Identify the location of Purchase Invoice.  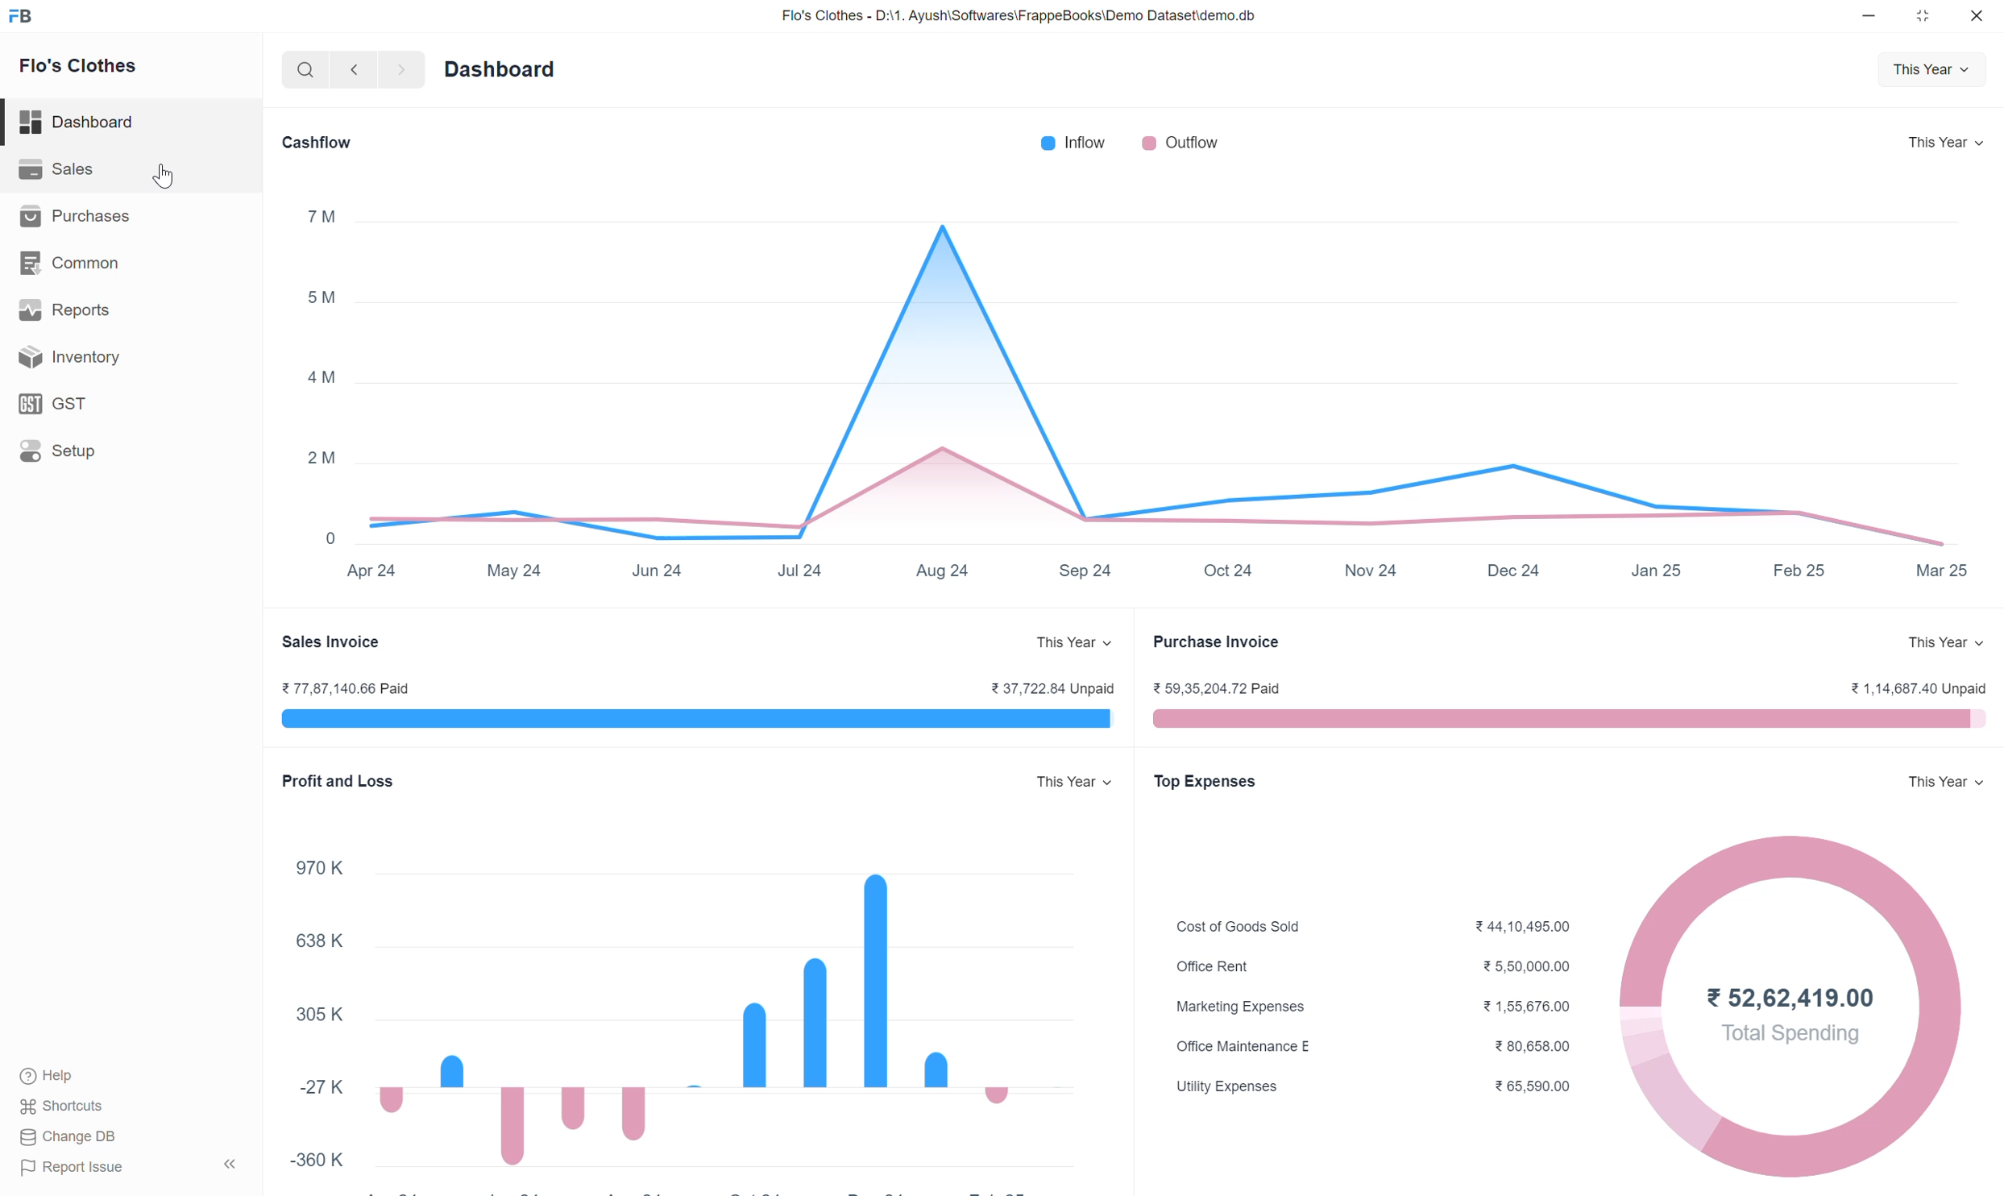
(1212, 644).